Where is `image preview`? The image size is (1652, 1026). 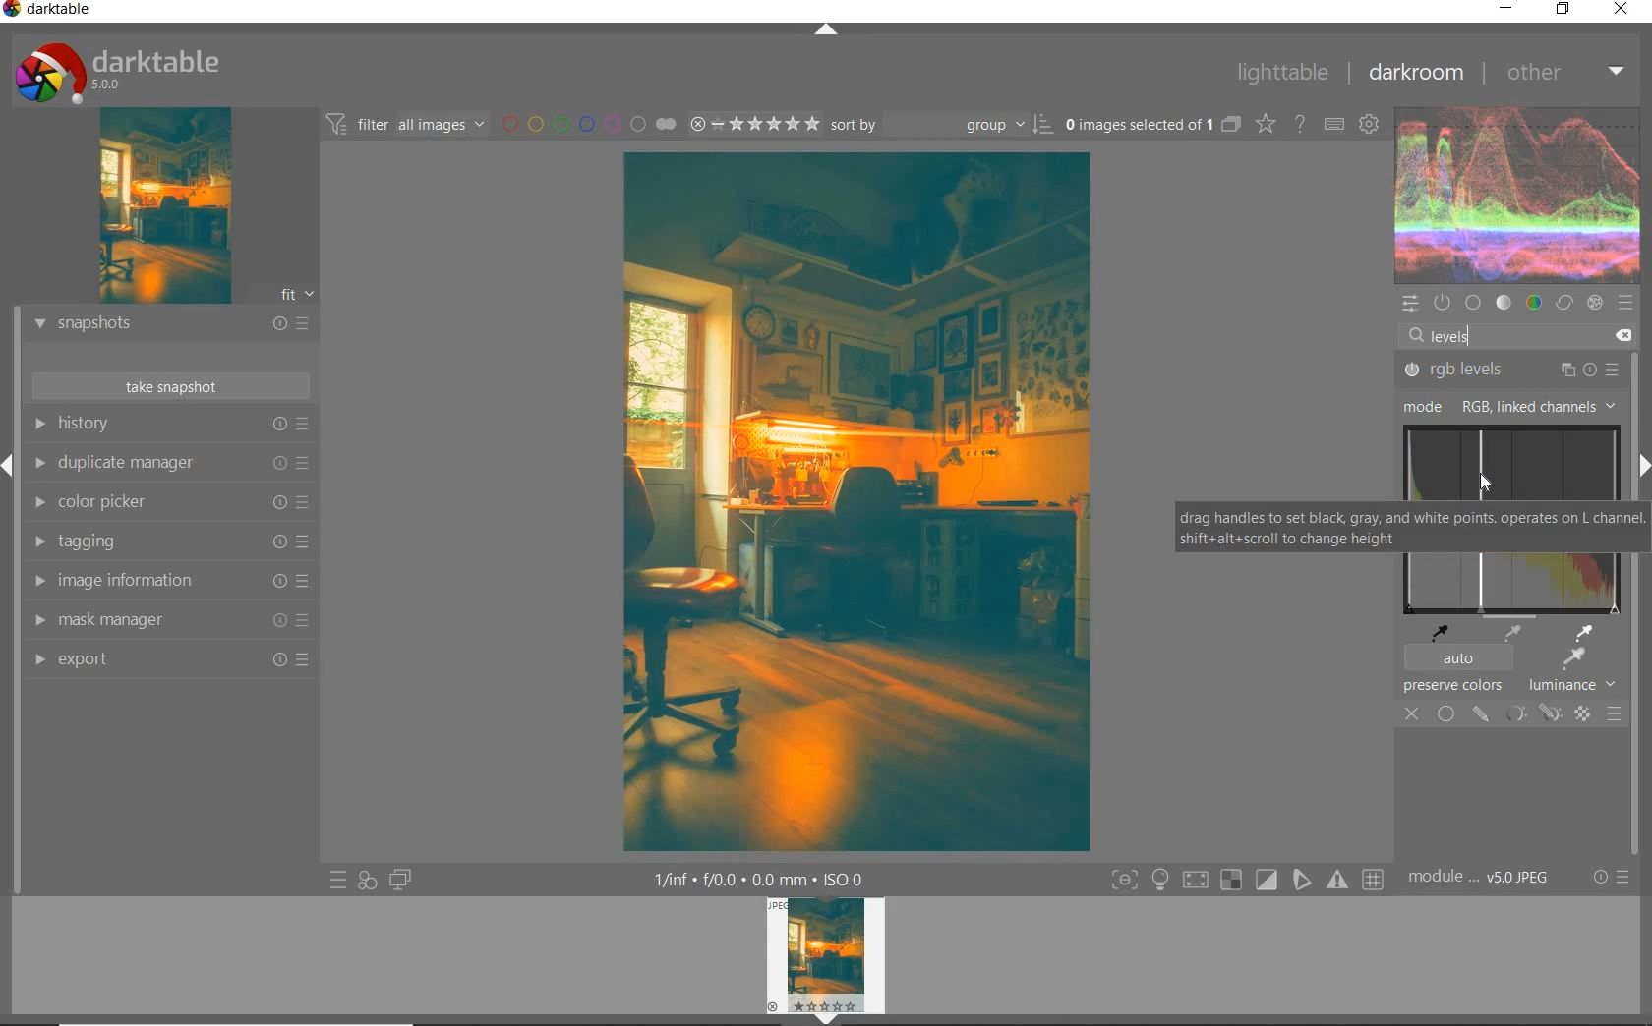 image preview is located at coordinates (161, 209).